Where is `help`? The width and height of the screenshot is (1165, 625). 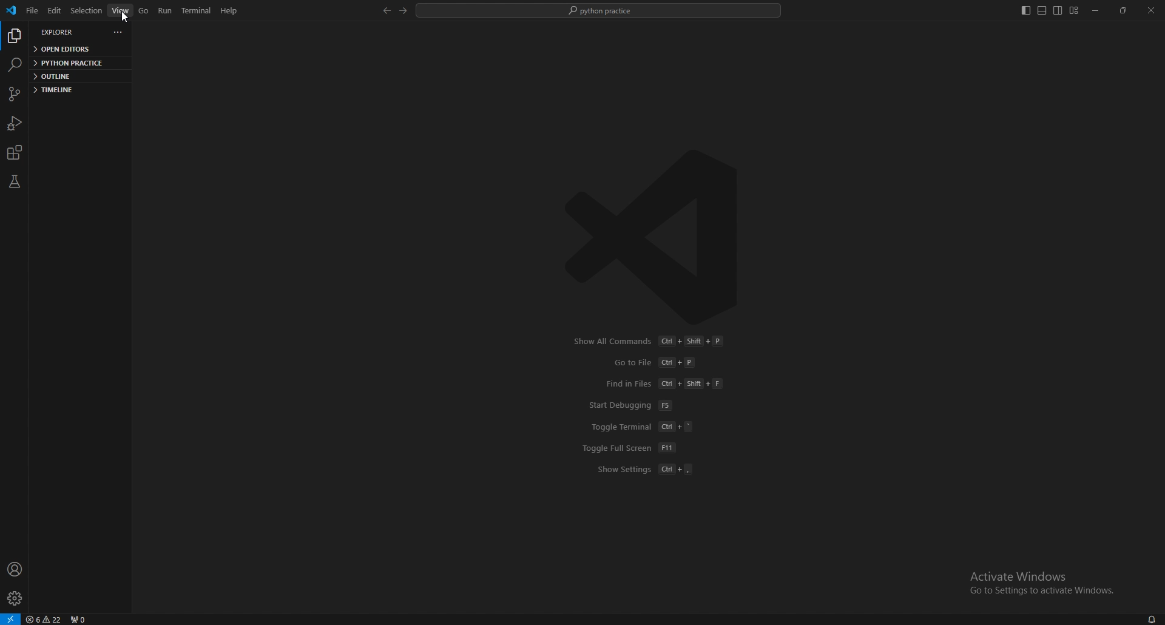 help is located at coordinates (228, 10).